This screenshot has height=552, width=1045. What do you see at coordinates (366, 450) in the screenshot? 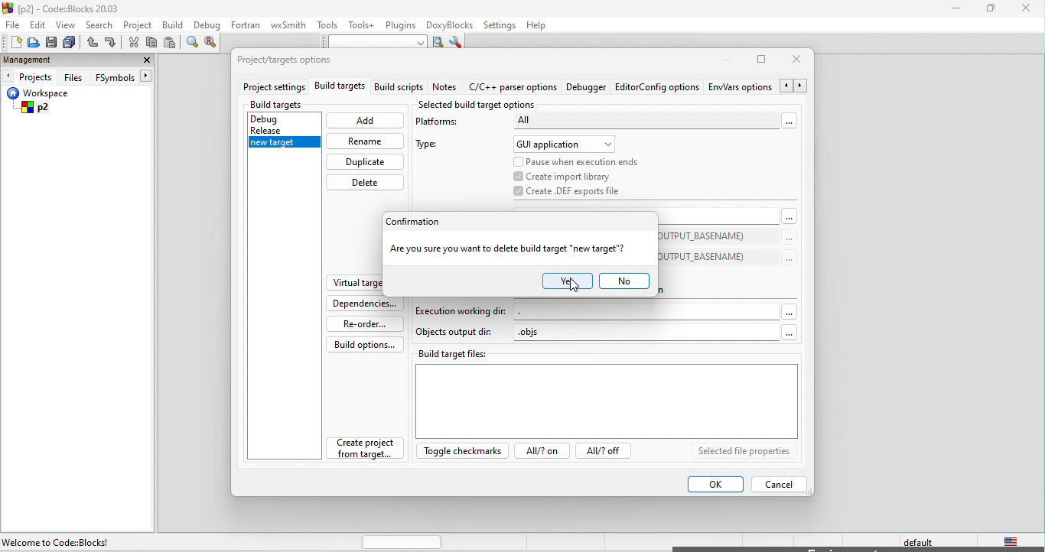
I see `create project from target` at bounding box center [366, 450].